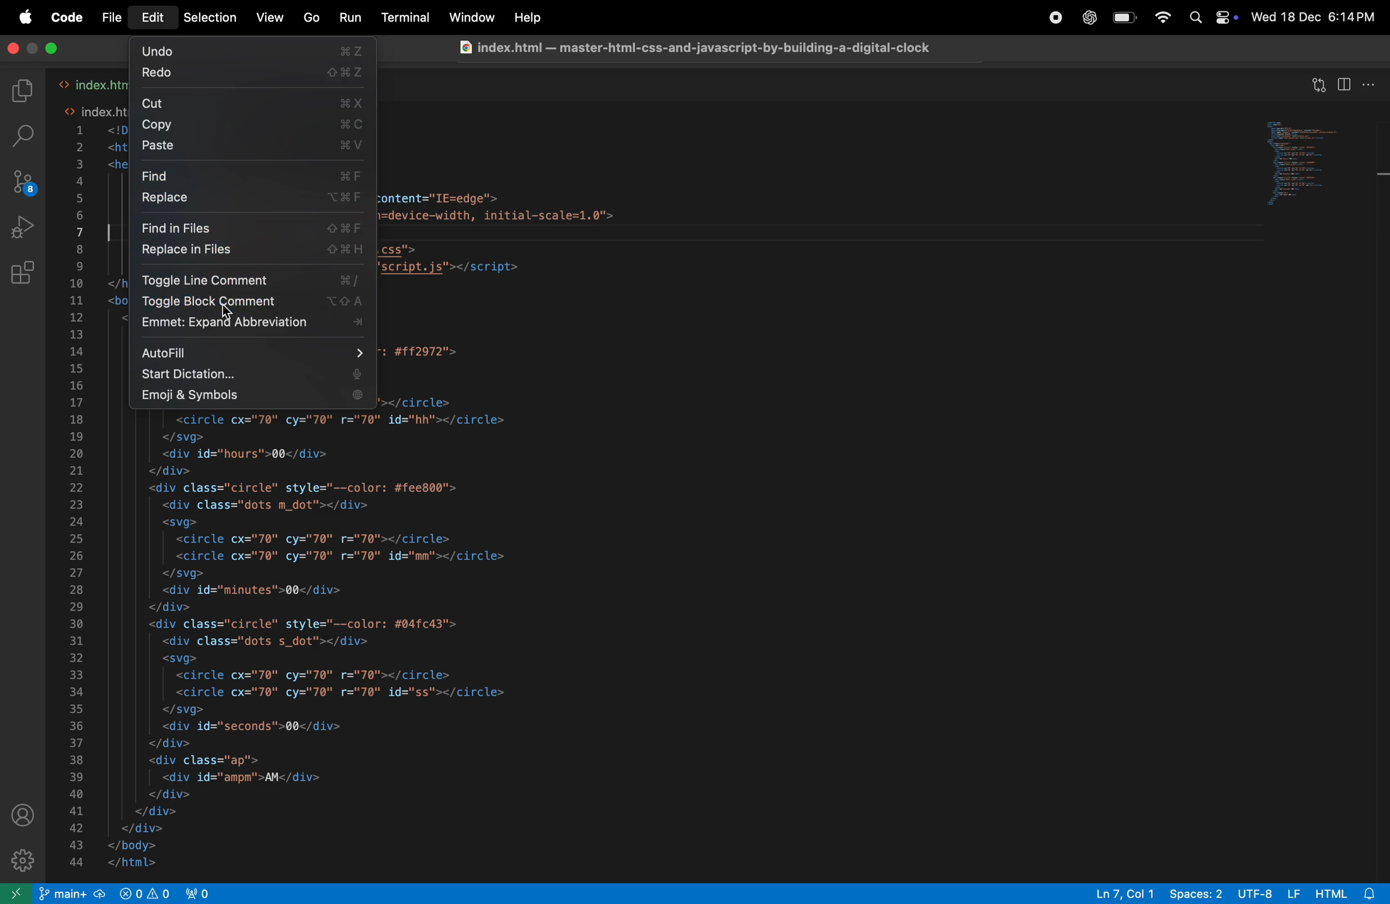 The width and height of the screenshot is (1390, 904). I want to click on apple menu, so click(27, 17).